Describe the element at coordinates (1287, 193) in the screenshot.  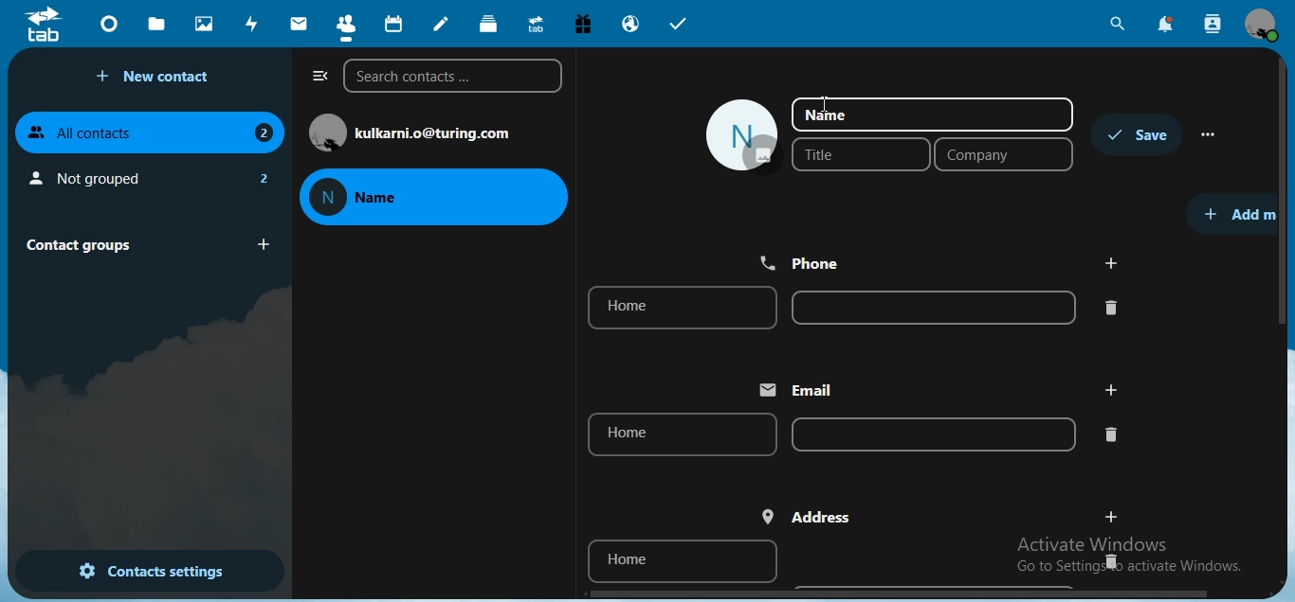
I see `scroll bar` at that location.